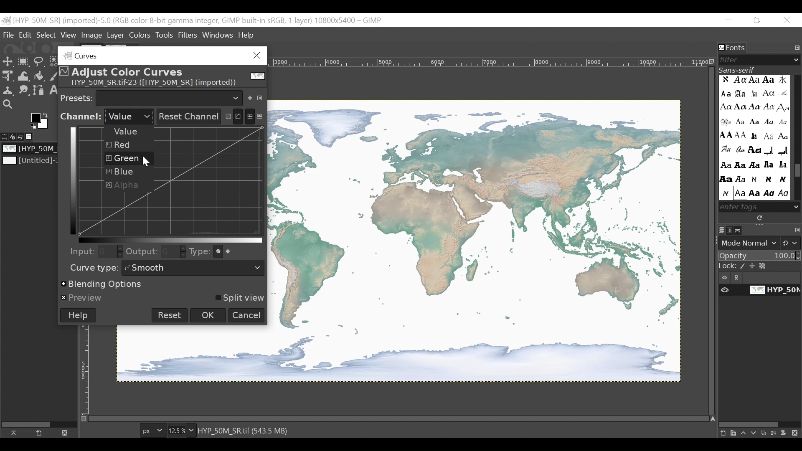 Image resolution: width=802 pixels, height=451 pixels. Describe the element at coordinates (187, 117) in the screenshot. I see `Reset Channel` at that location.